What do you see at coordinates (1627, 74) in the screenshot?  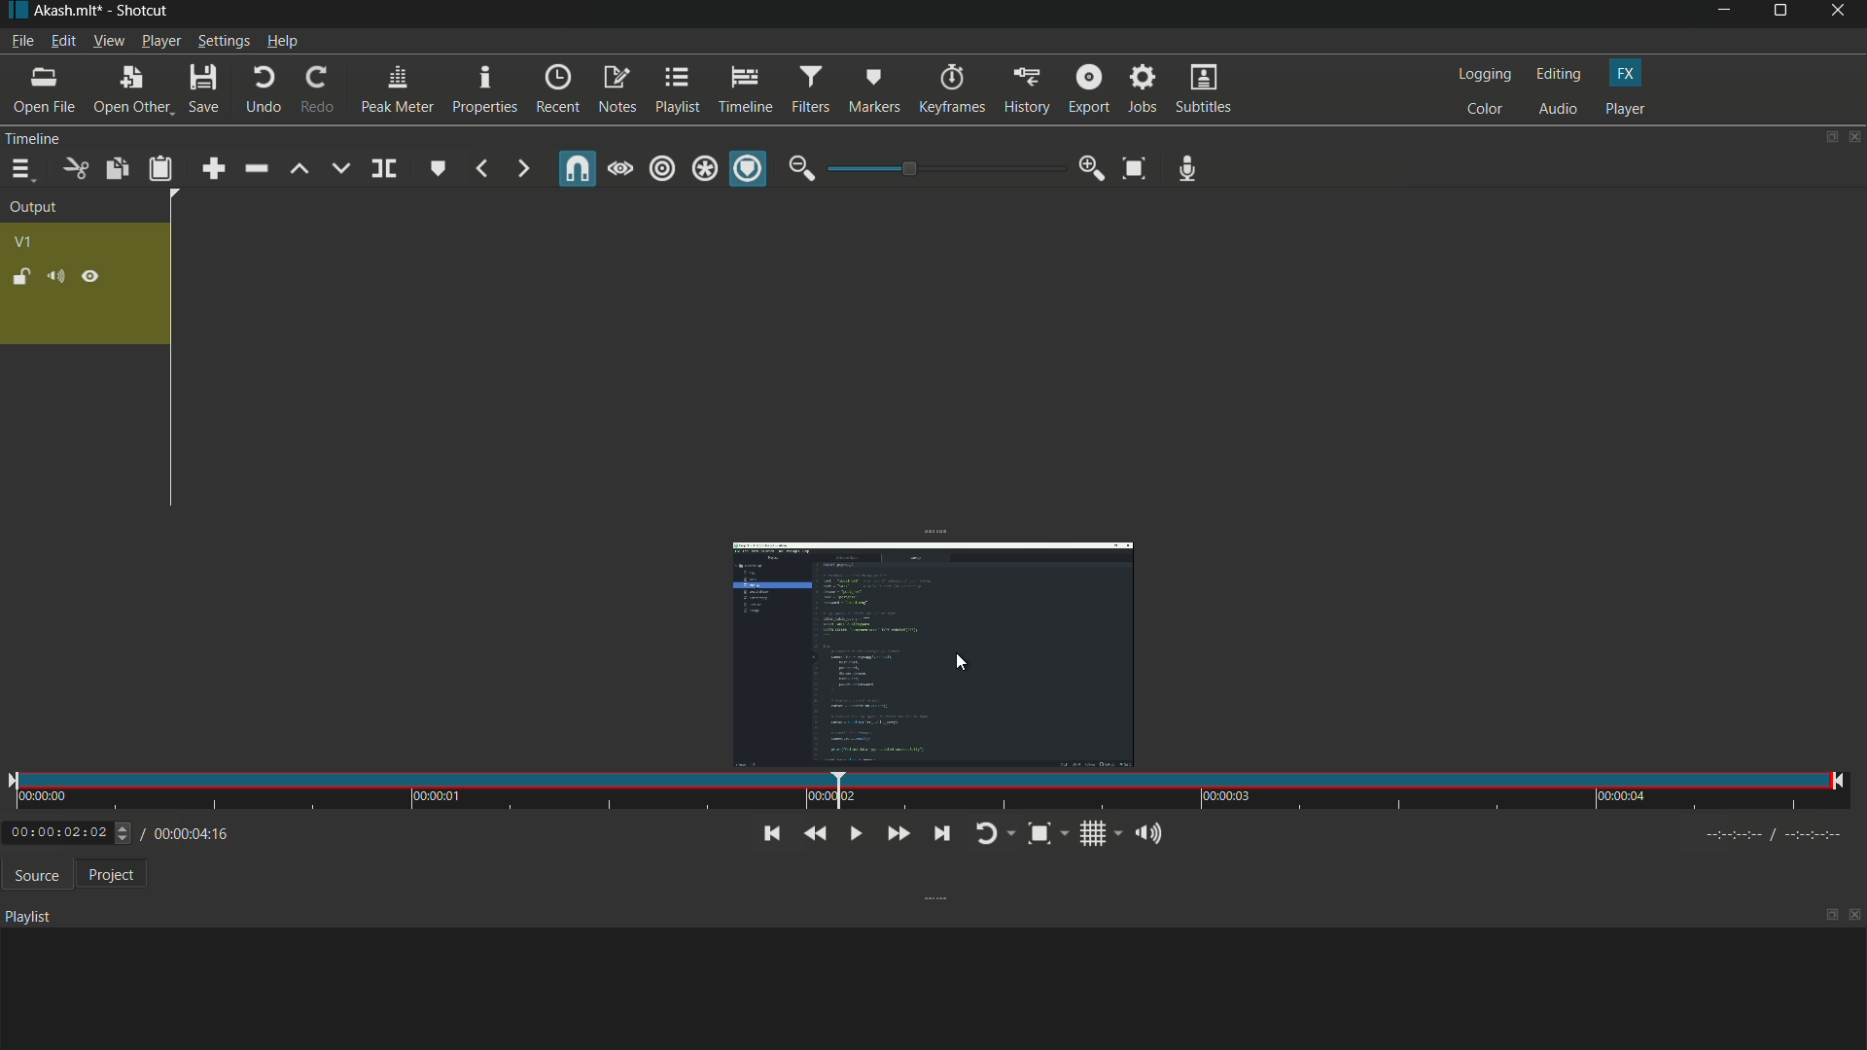 I see `fx` at bounding box center [1627, 74].